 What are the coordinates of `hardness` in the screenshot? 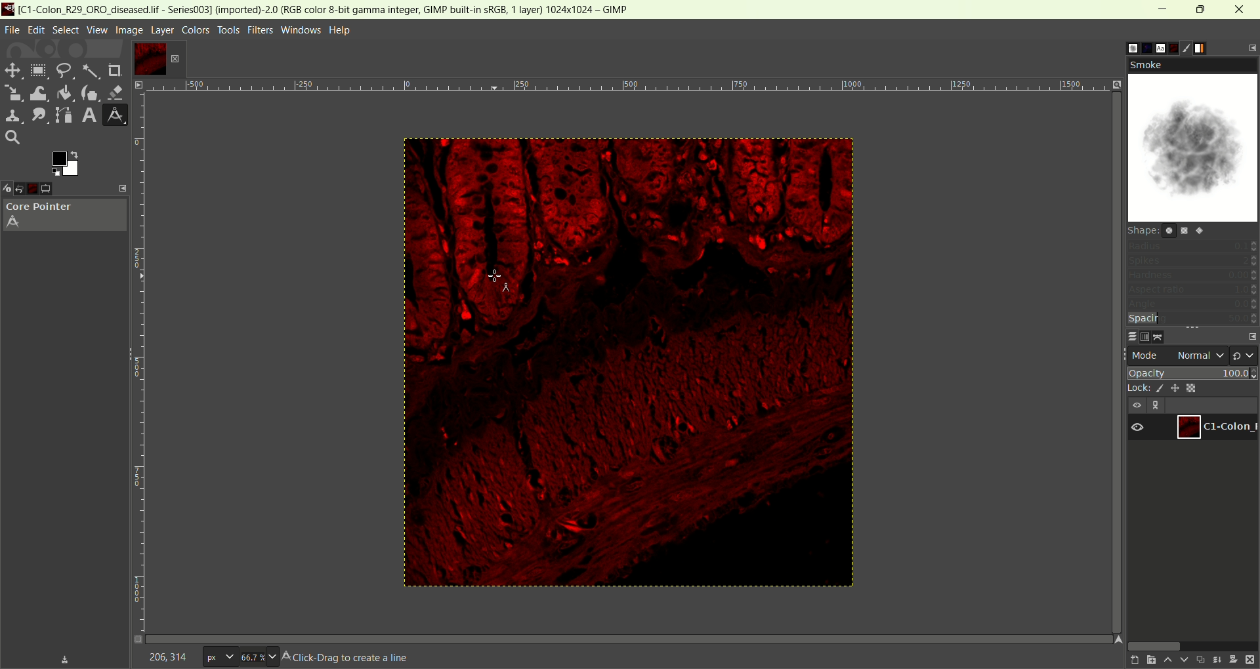 It's located at (1192, 276).